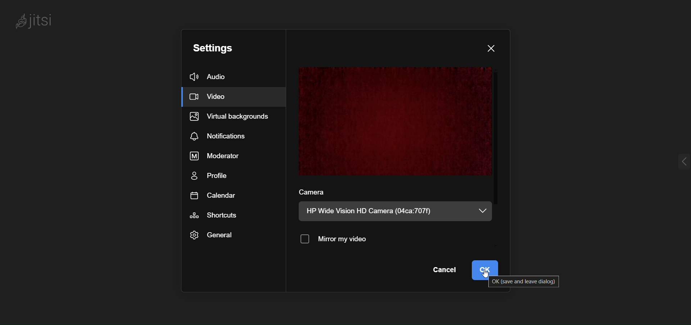  Describe the element at coordinates (216, 97) in the screenshot. I see `video` at that location.